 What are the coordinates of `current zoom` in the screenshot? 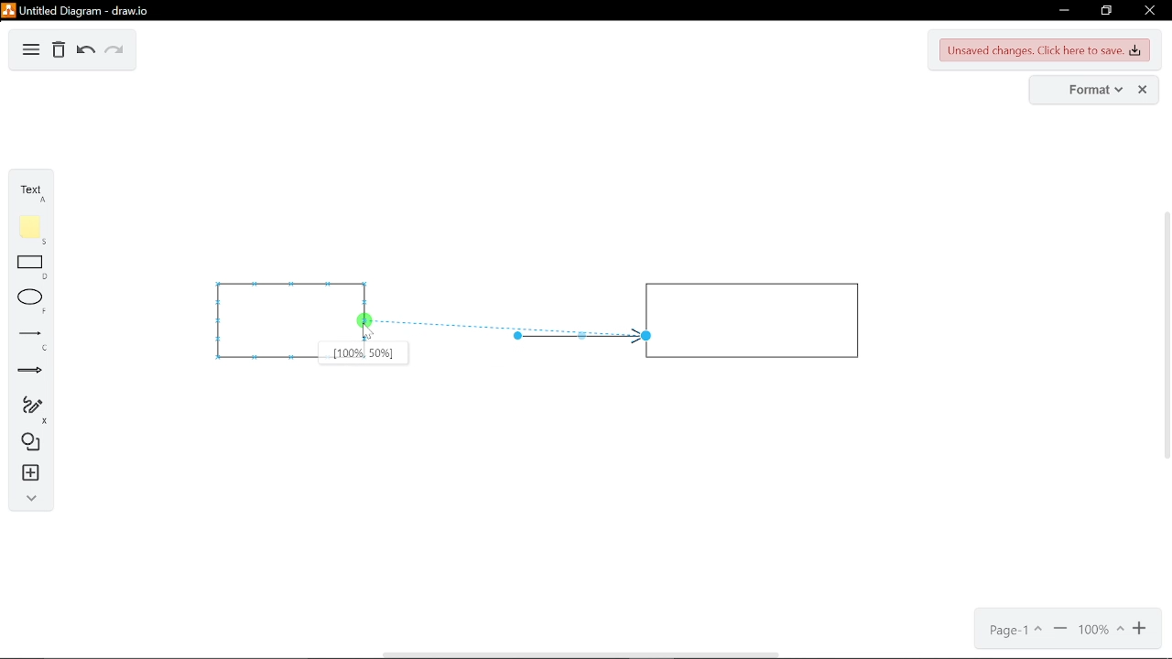 It's located at (1100, 631).